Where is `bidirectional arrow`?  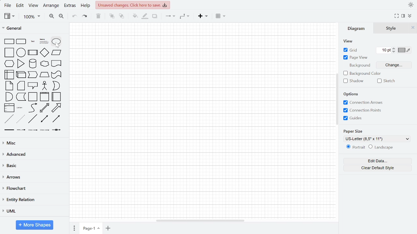
bidirectional arrow is located at coordinates (45, 108).